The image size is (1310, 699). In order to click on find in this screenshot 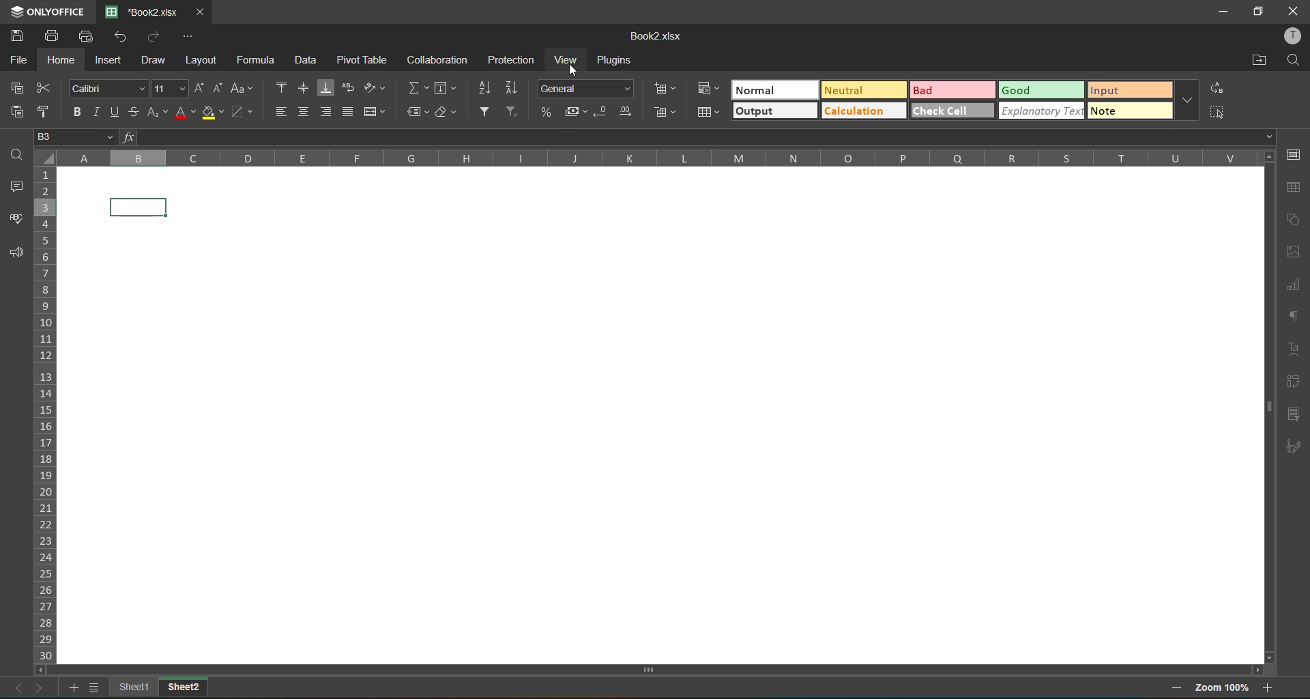, I will do `click(1296, 57)`.